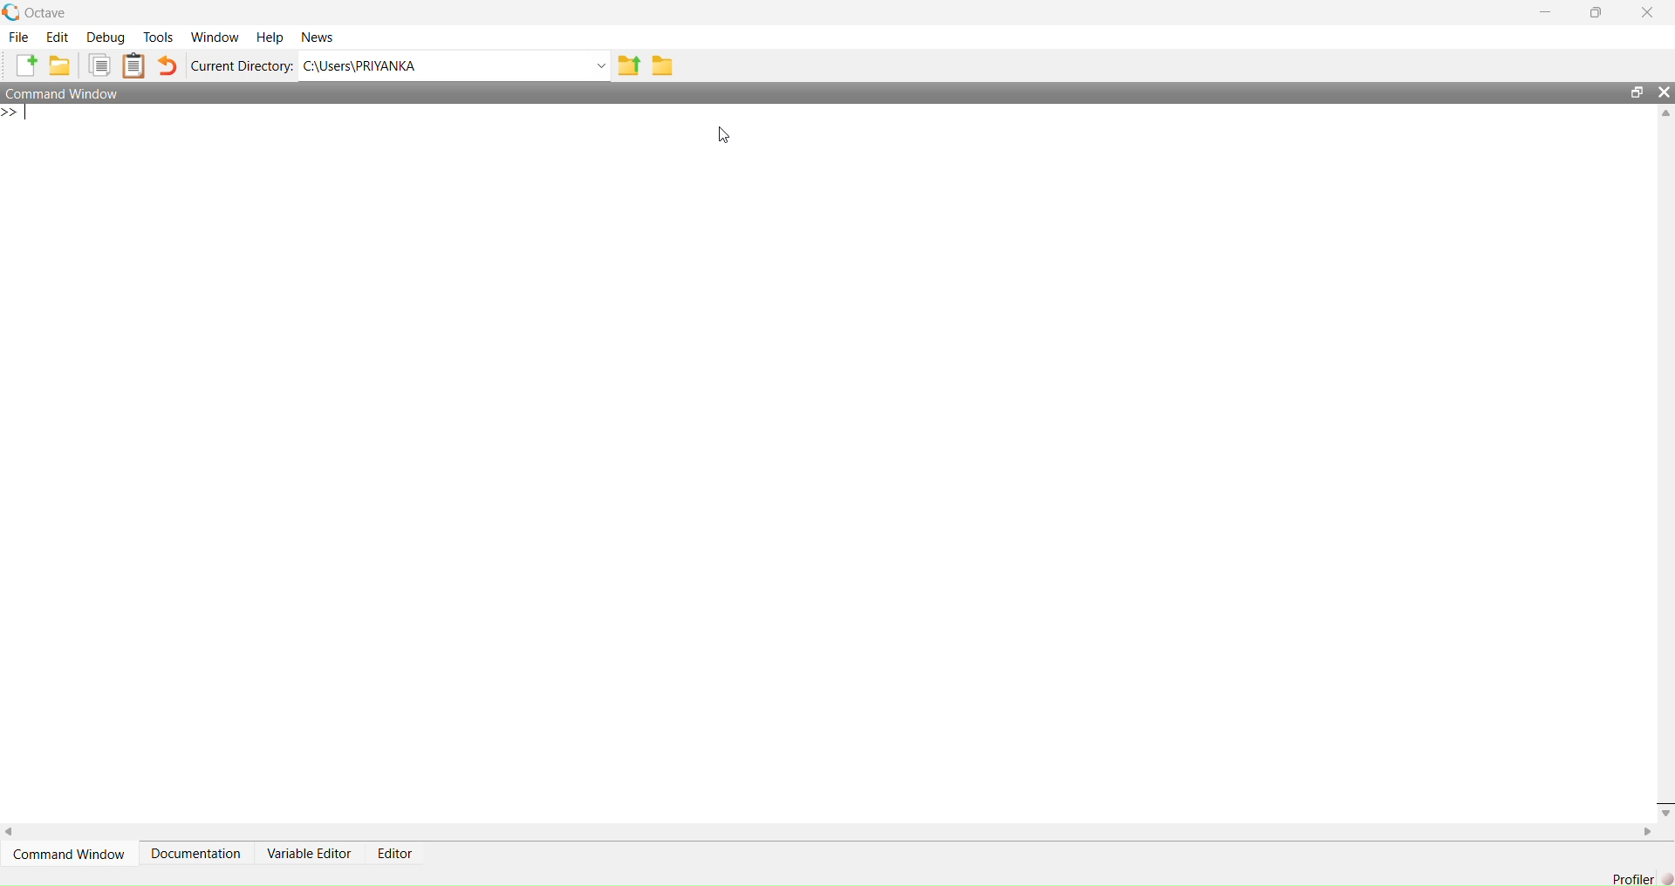  What do you see at coordinates (167, 68) in the screenshot?
I see `Revert` at bounding box center [167, 68].